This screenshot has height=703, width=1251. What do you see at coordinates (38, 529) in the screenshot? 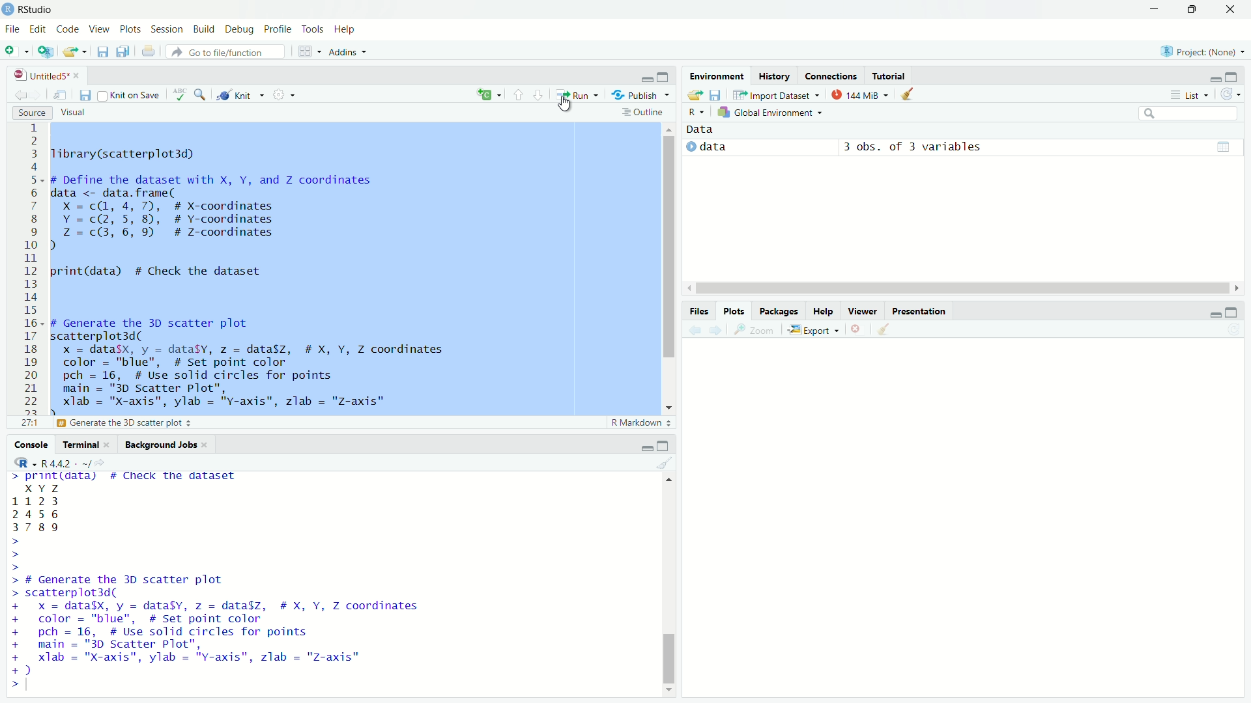
I see `3789` at bounding box center [38, 529].